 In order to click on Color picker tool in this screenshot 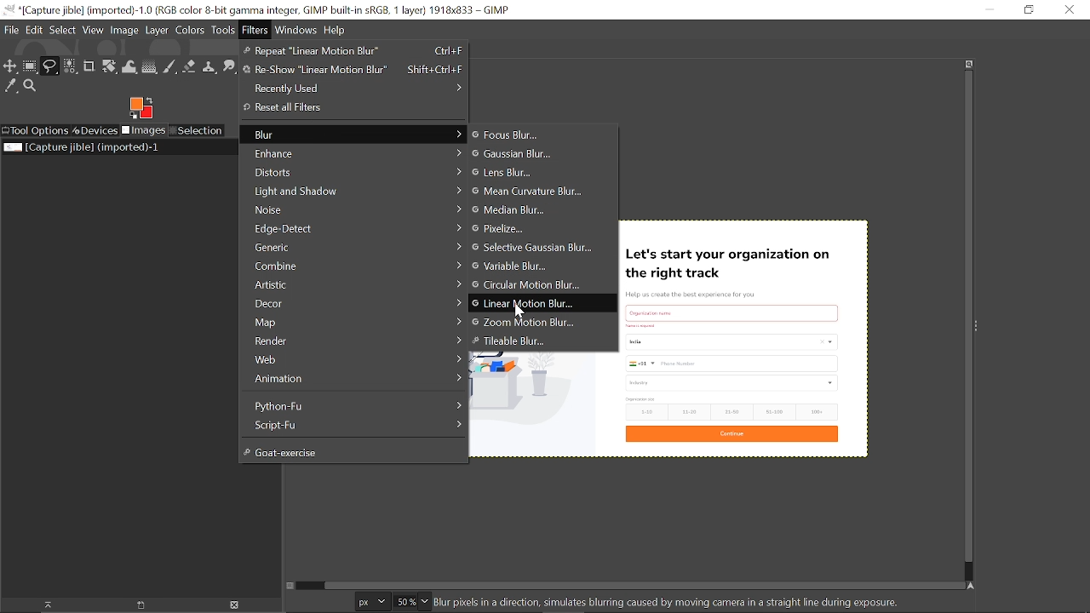, I will do `click(11, 87)`.